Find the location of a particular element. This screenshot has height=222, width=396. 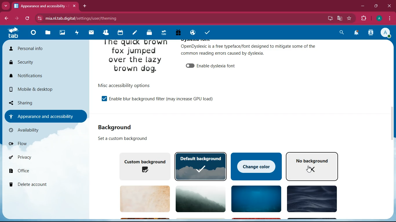

more is located at coordinates (6, 5).